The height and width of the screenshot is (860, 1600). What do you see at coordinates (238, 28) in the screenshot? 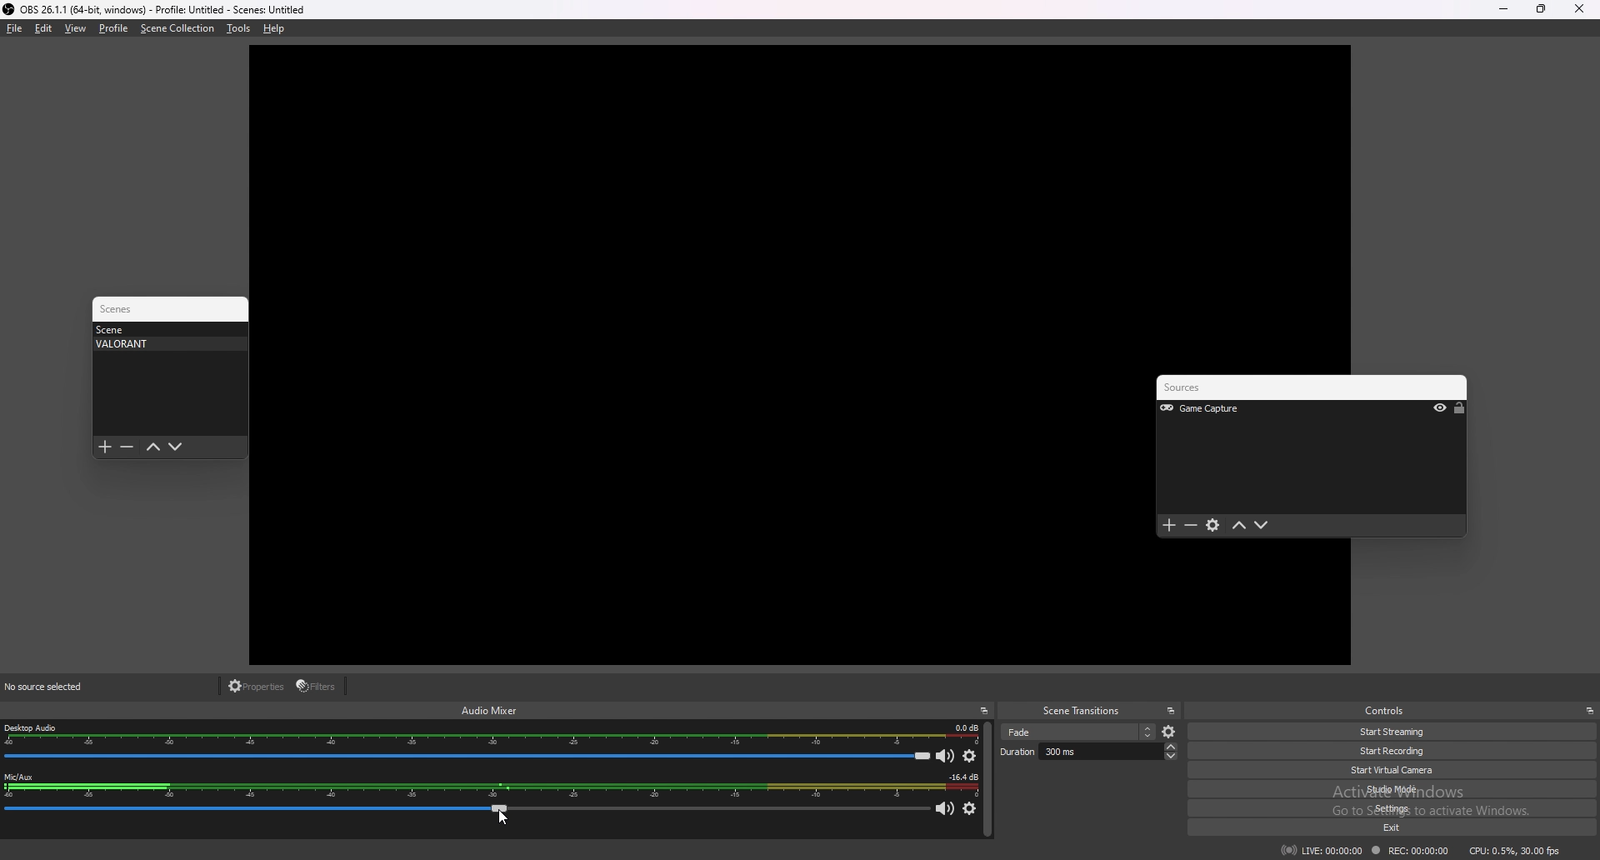
I see `tools` at bounding box center [238, 28].